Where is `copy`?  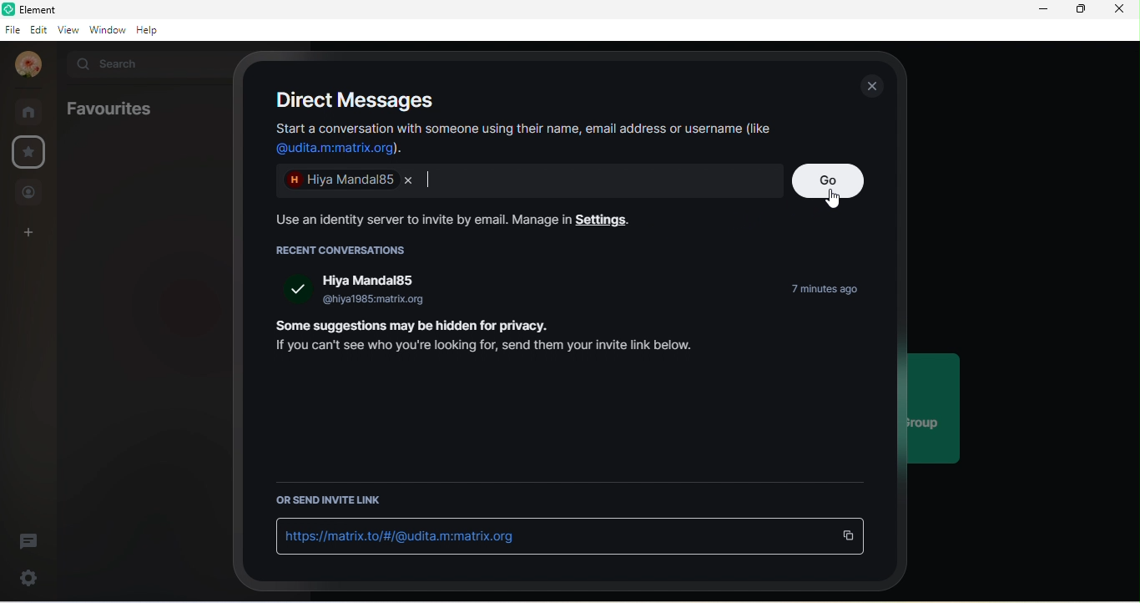 copy is located at coordinates (849, 536).